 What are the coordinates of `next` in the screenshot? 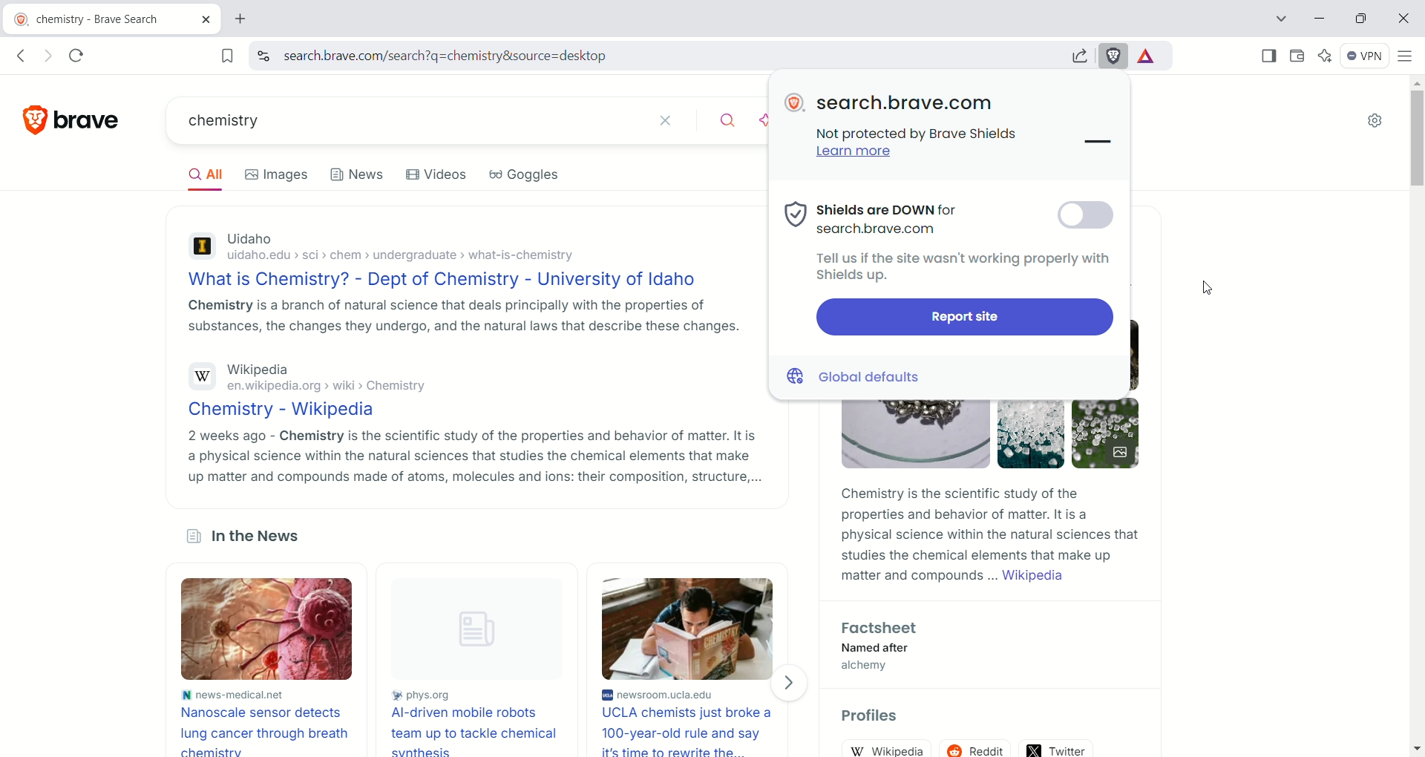 It's located at (793, 683).